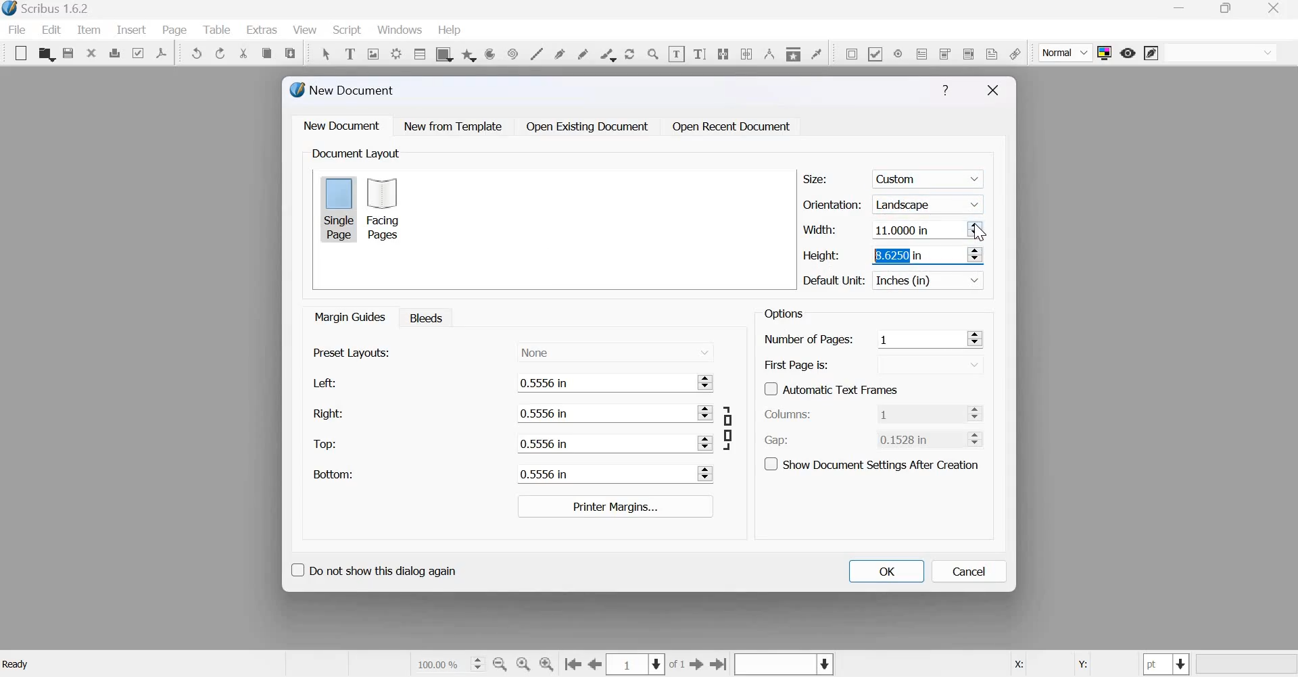  I want to click on 0.5556 in, so click(603, 443).